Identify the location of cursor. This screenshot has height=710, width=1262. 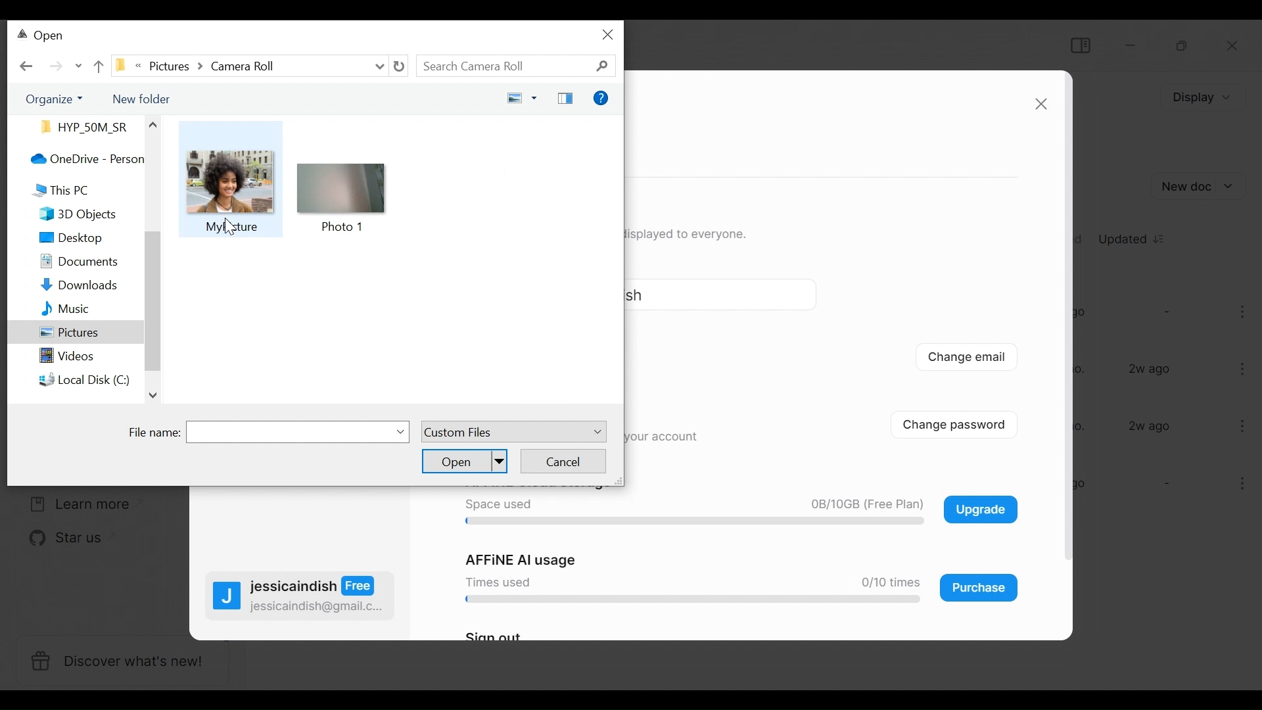
(231, 227).